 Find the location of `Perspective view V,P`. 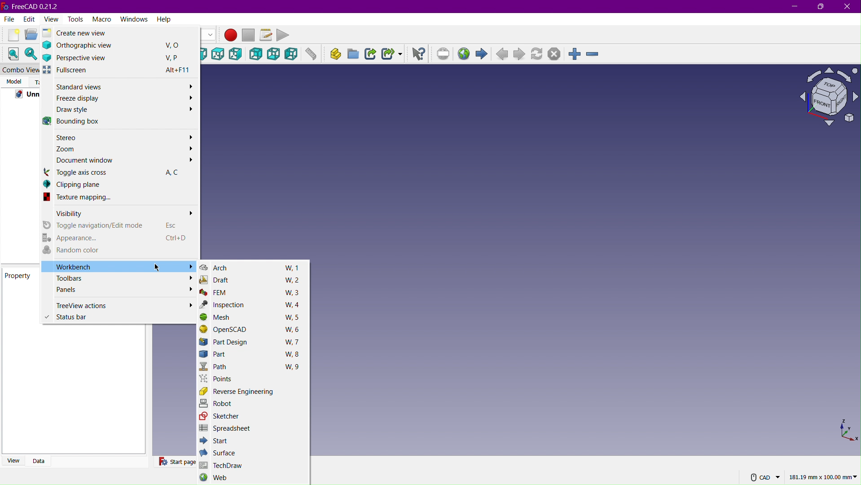

Perspective view V,P is located at coordinates (111, 58).